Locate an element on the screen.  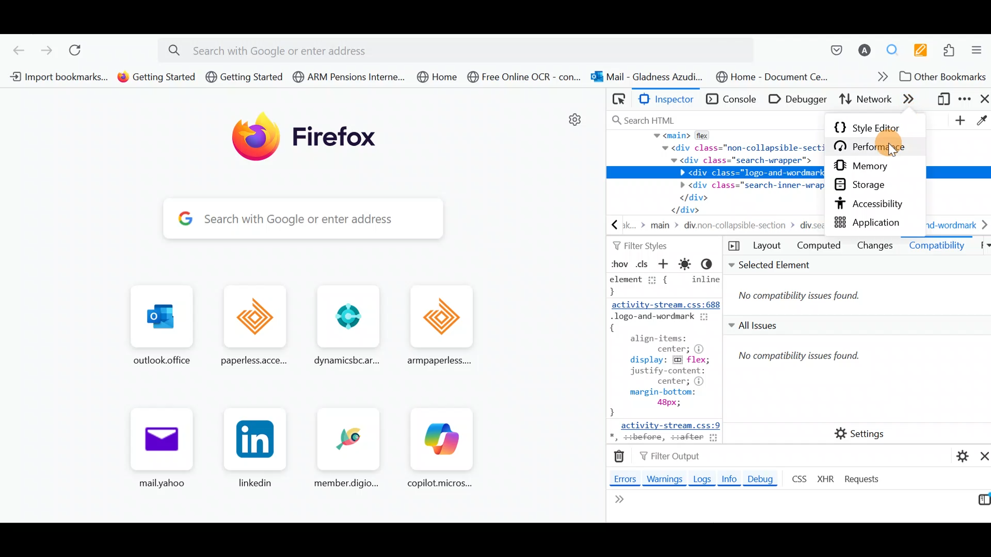
Accessibility is located at coordinates (876, 205).